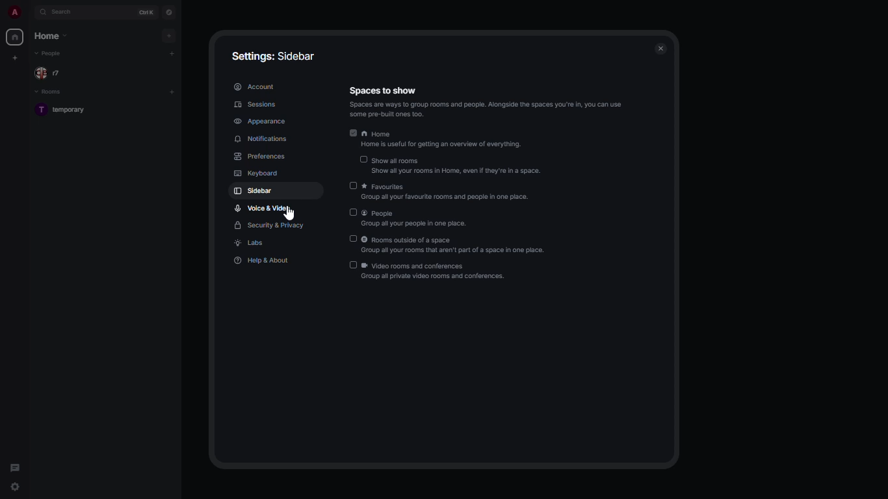  Describe the element at coordinates (148, 12) in the screenshot. I see `ctrl K` at that location.